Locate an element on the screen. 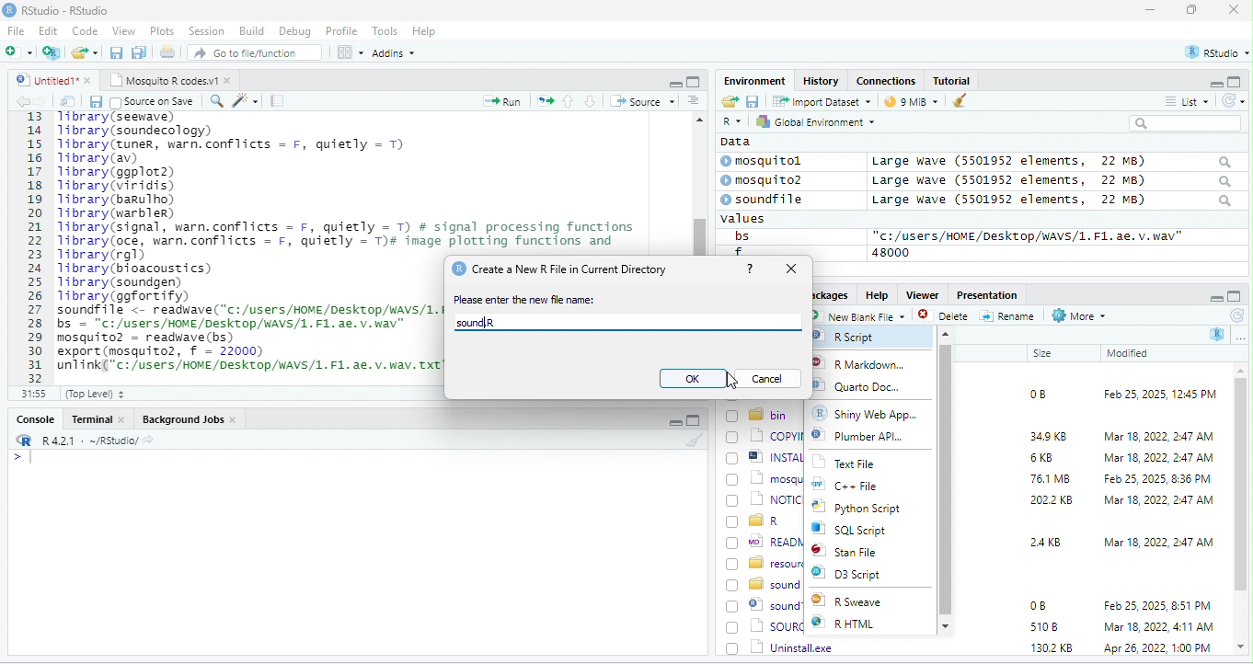 The image size is (1253, 664). | R Markdown. is located at coordinates (865, 364).